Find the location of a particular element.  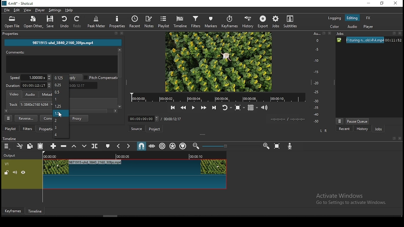

close is located at coordinates (329, 33).